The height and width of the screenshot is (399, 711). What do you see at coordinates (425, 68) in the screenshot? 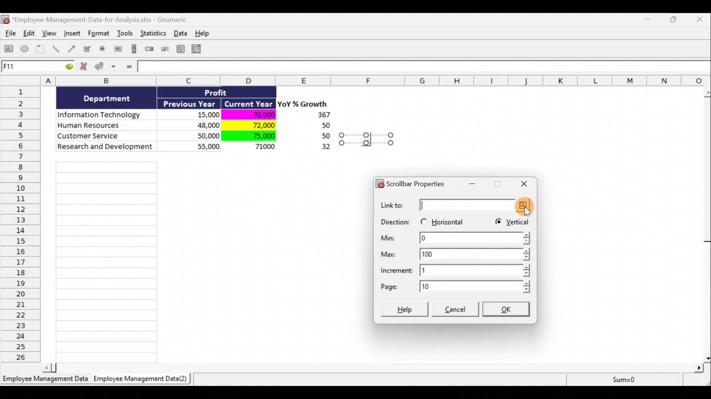
I see `Formula bar` at bounding box center [425, 68].